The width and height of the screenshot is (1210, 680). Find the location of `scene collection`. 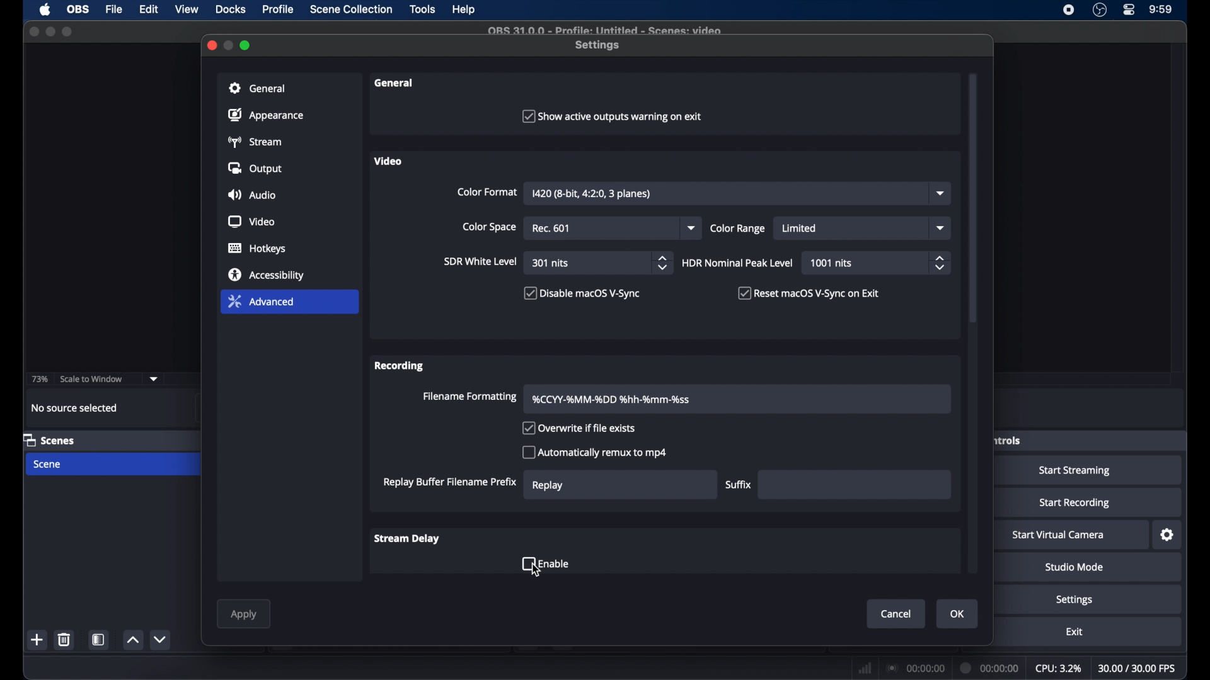

scene collection is located at coordinates (351, 10).